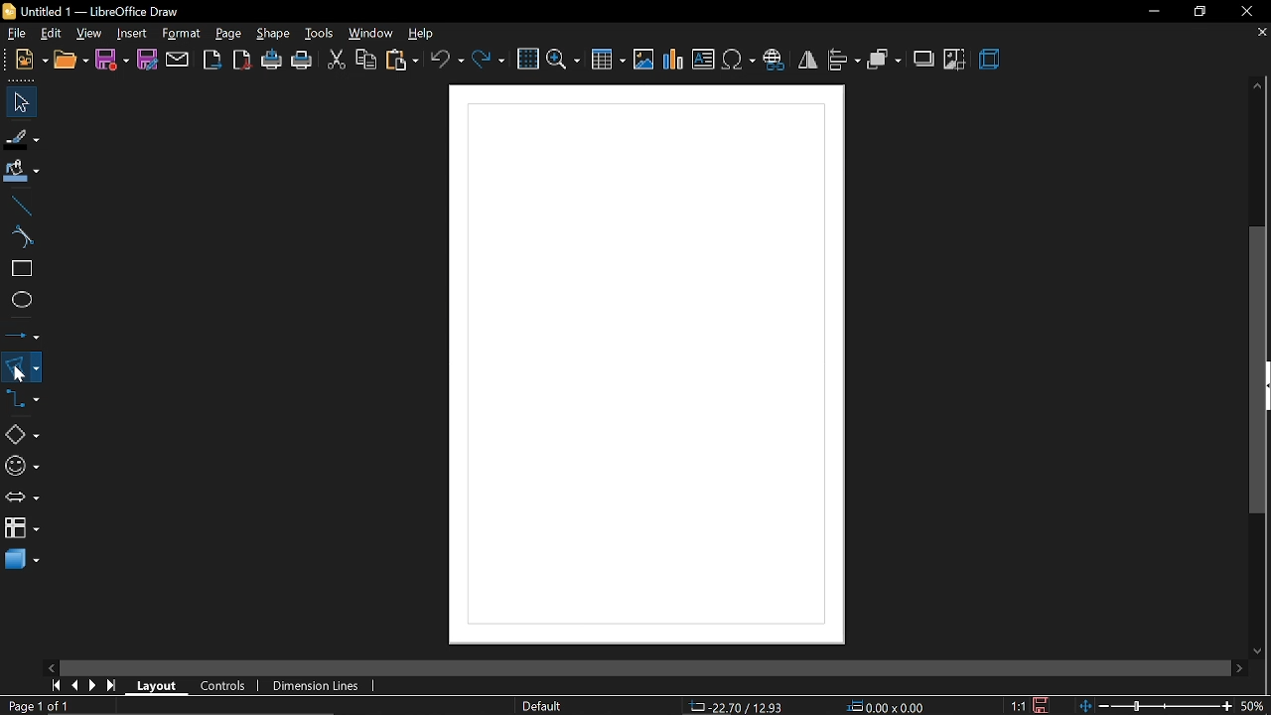 The width and height of the screenshot is (1271, 715). Describe the element at coordinates (528, 60) in the screenshot. I see `grid` at that location.